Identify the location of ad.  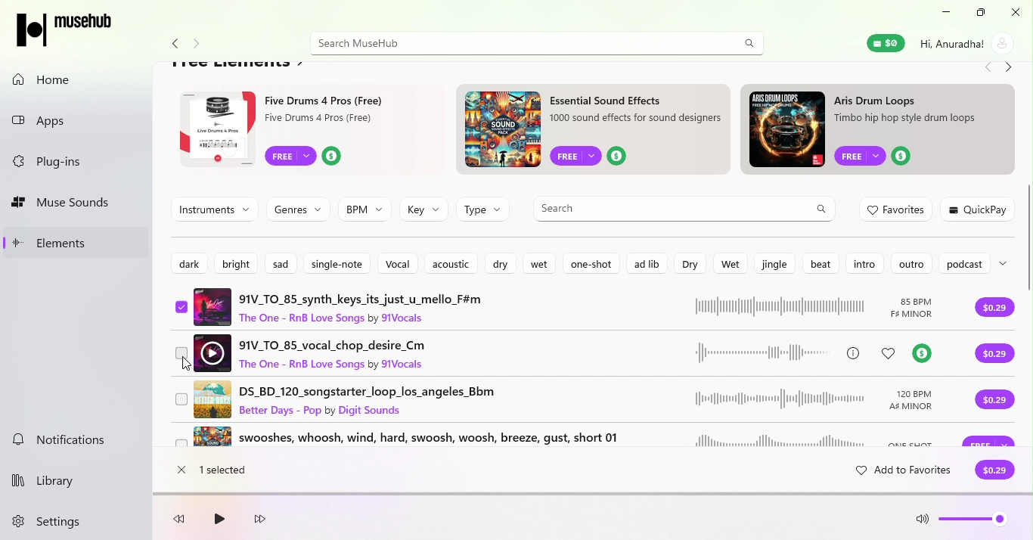
(882, 130).